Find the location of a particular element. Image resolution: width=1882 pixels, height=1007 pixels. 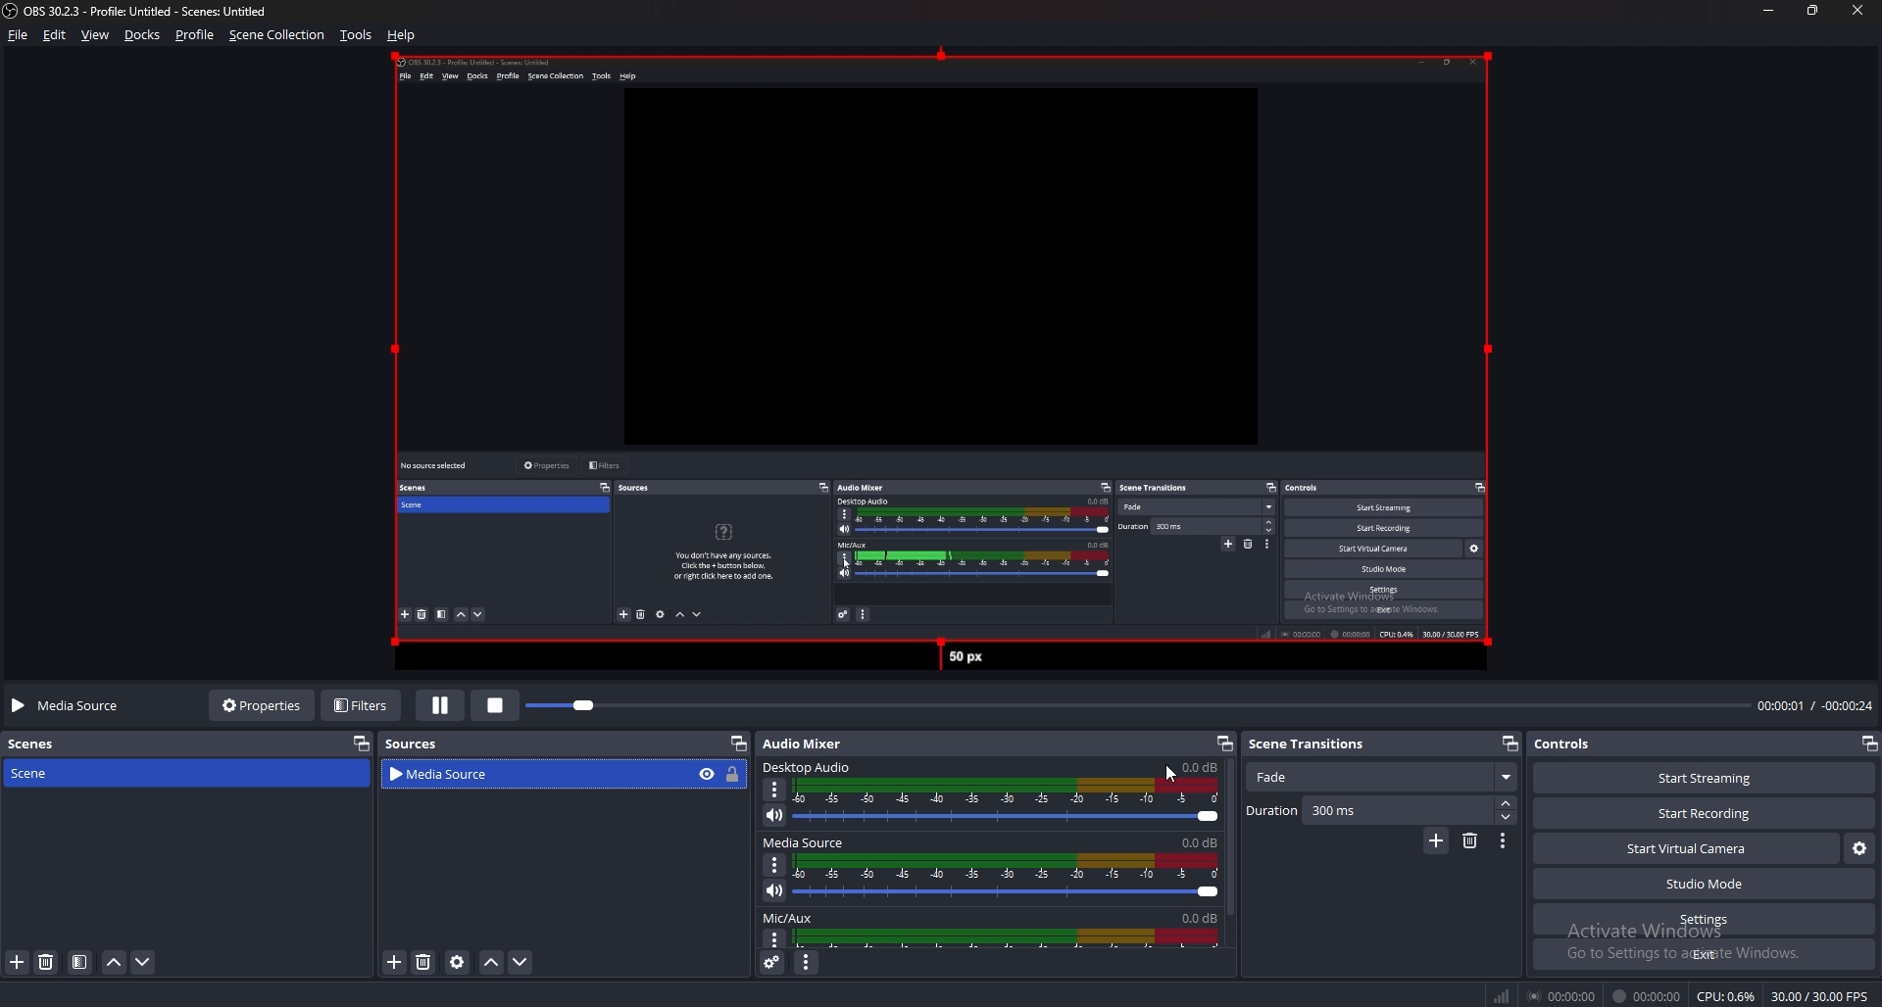

Decrease duration is located at coordinates (1508, 817).